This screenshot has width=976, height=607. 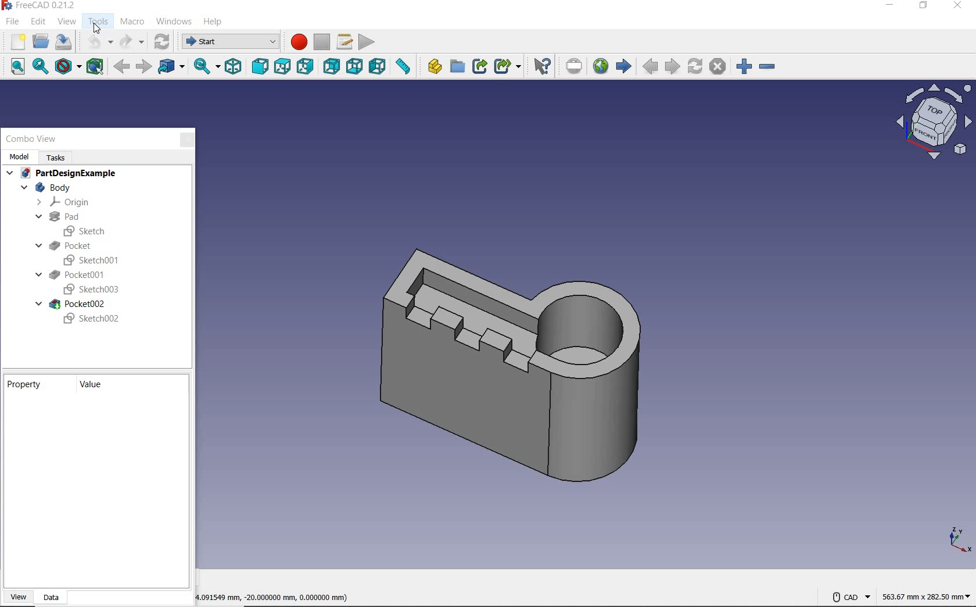 What do you see at coordinates (674, 67) in the screenshot?
I see `Next page` at bounding box center [674, 67].